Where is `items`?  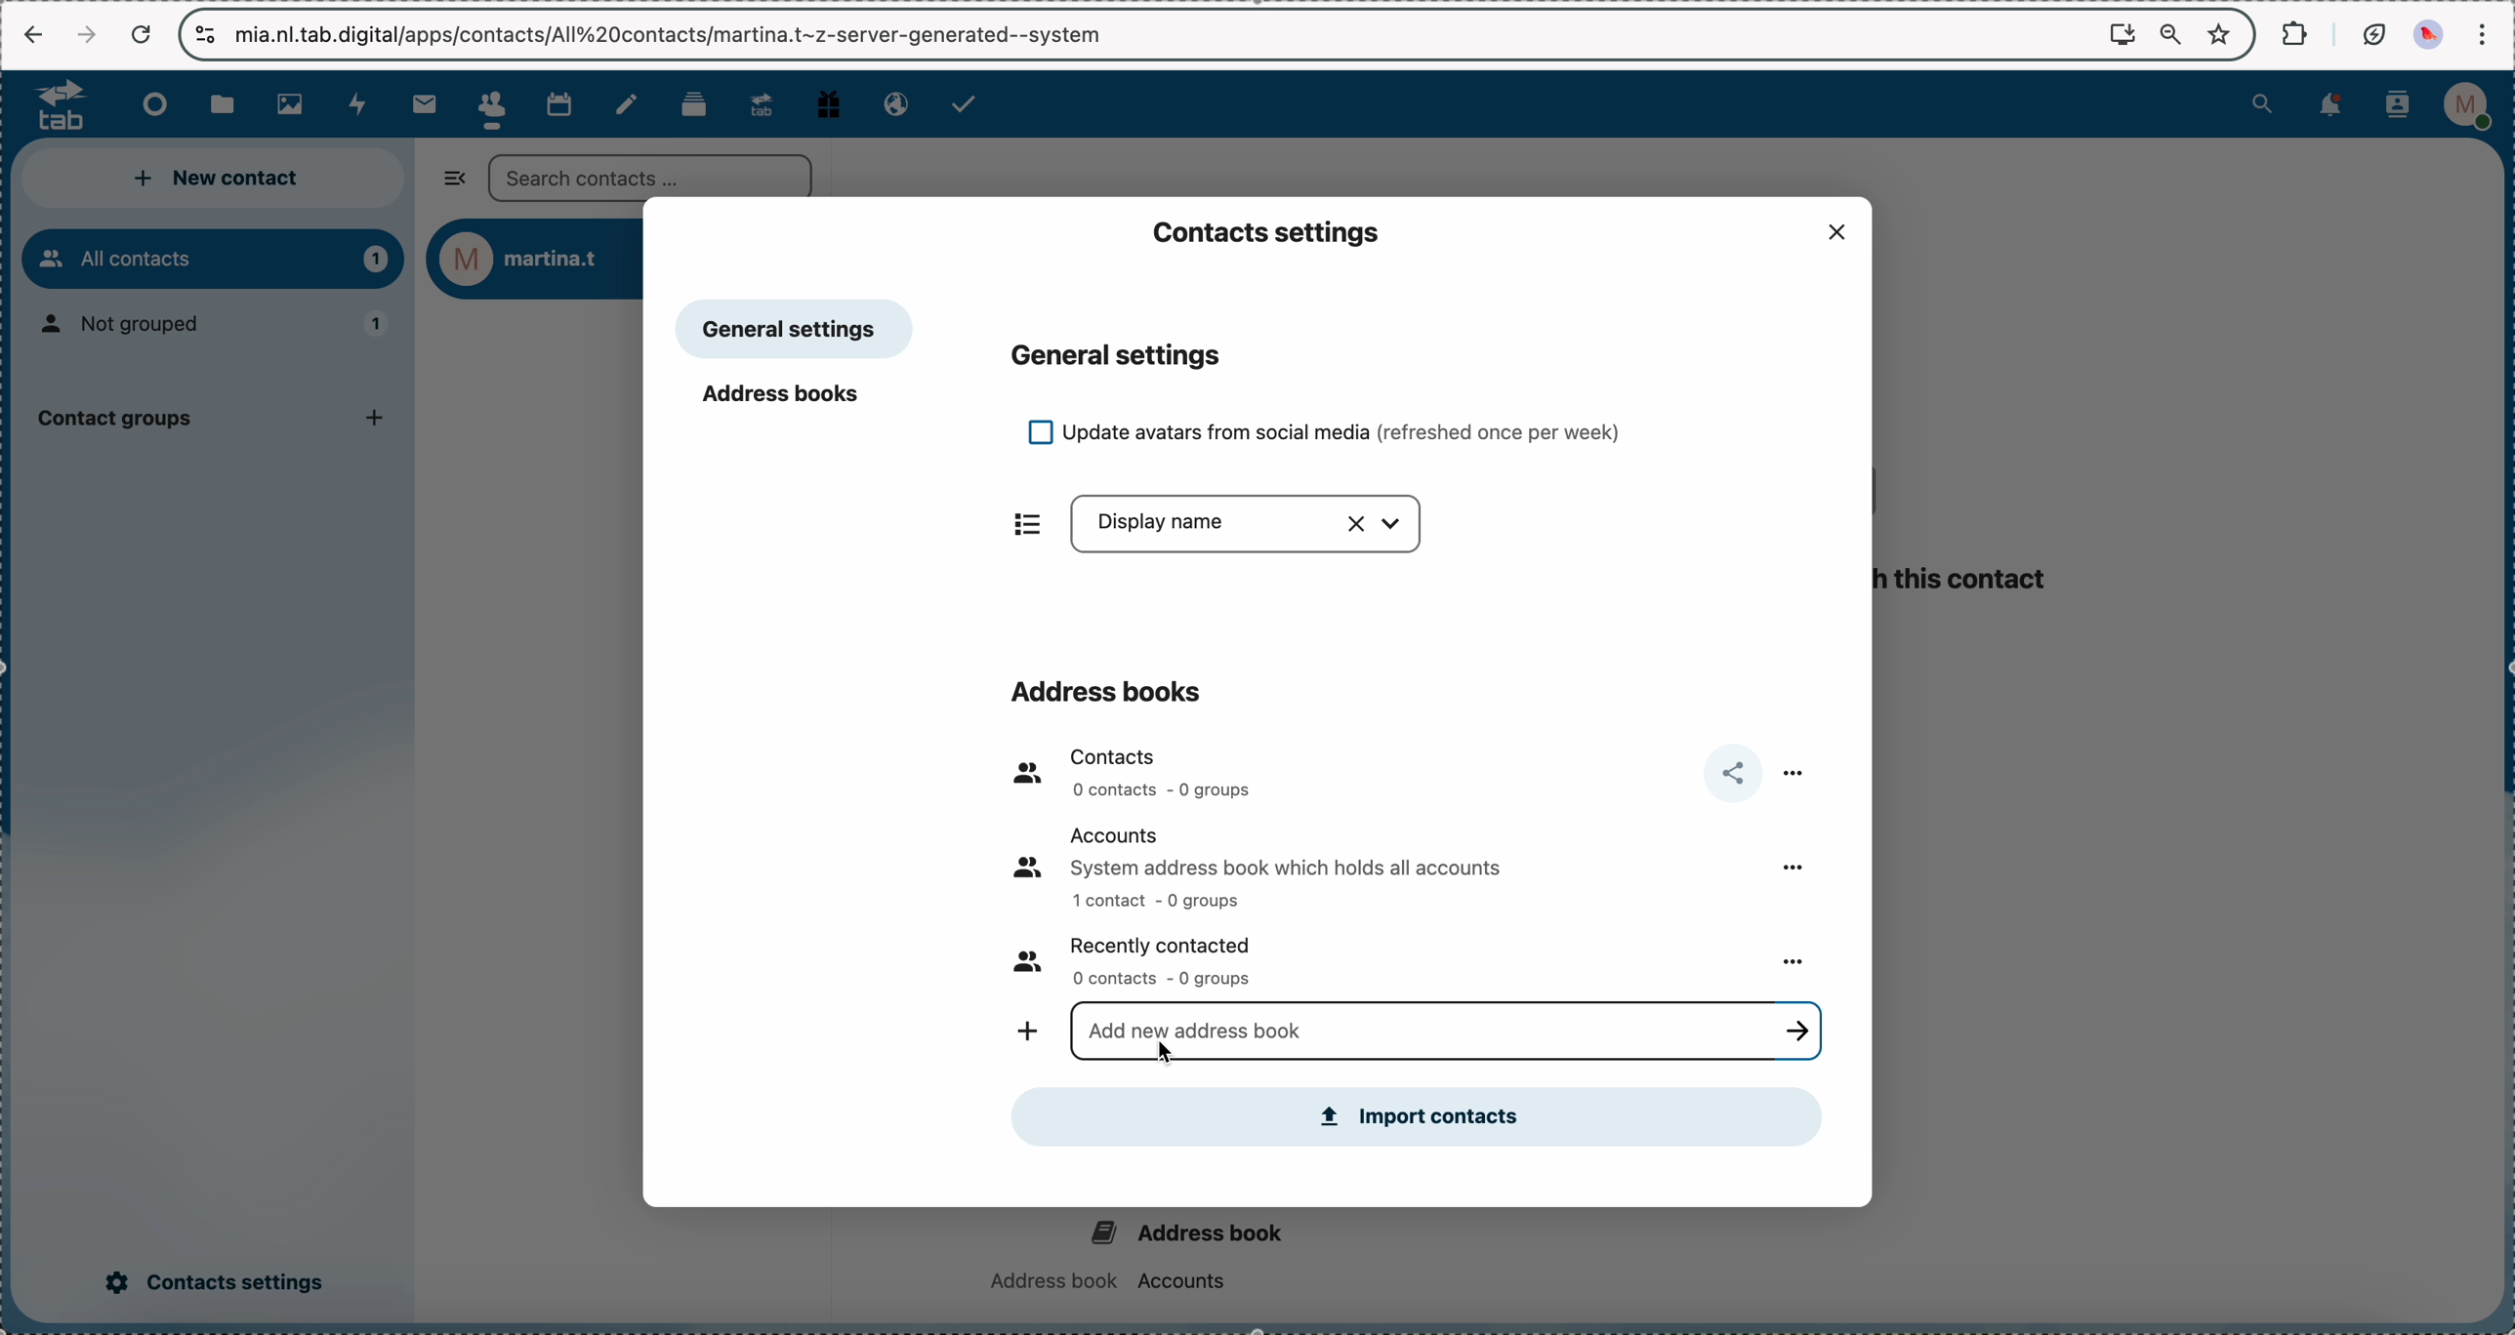
items is located at coordinates (1015, 523).